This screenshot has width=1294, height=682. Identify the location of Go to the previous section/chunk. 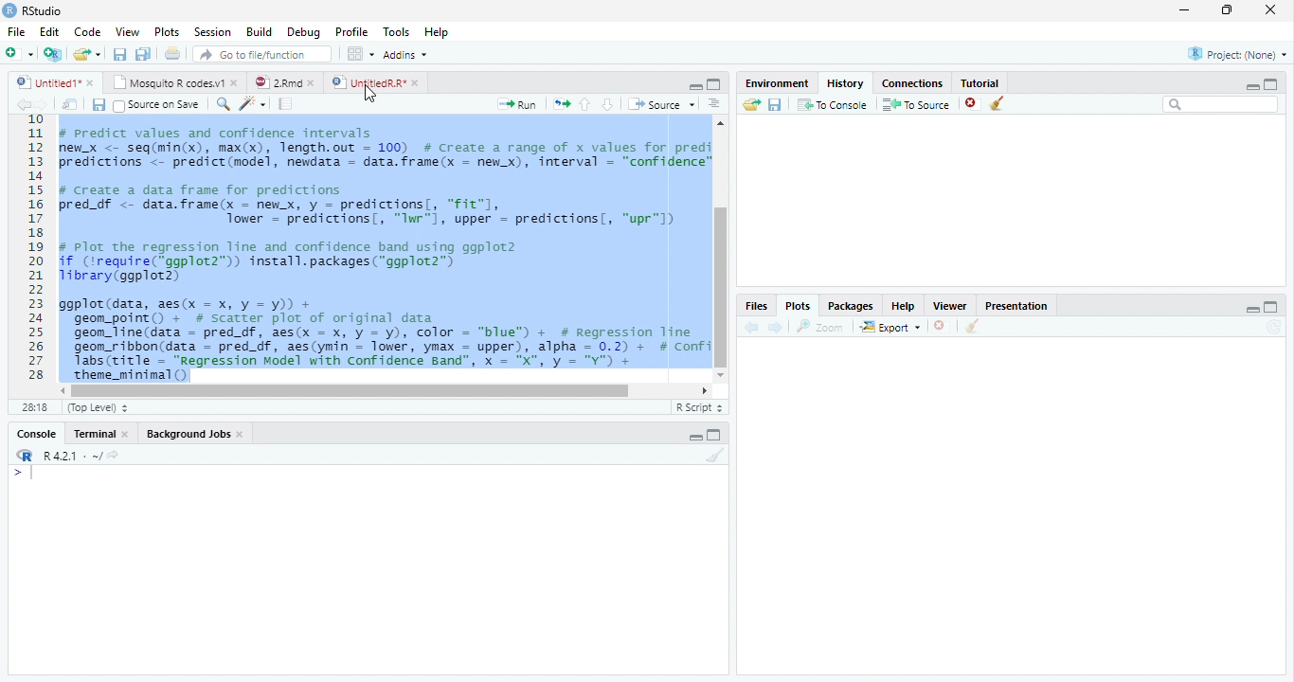
(585, 108).